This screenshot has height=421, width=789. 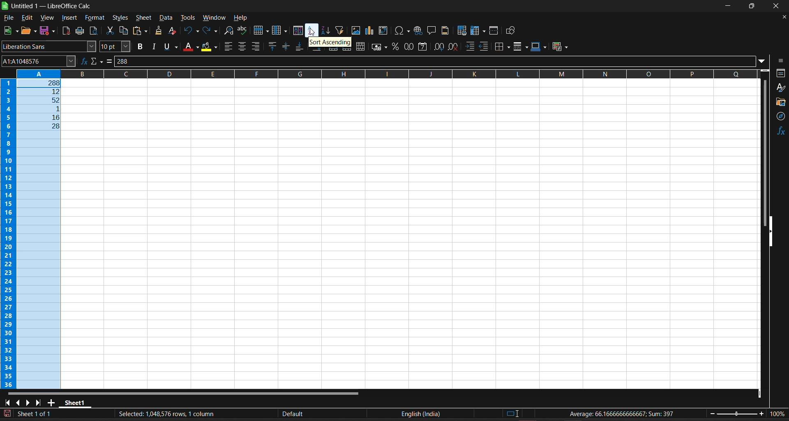 I want to click on sort, so click(x=298, y=31).